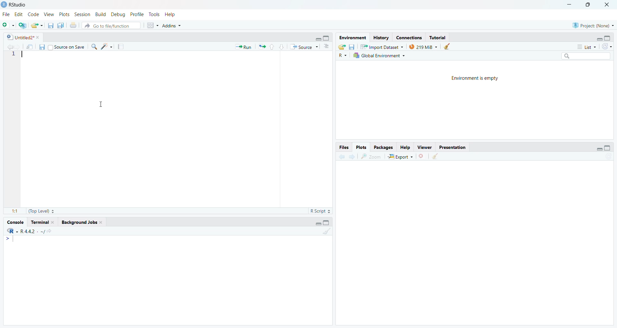  Describe the element at coordinates (342, 47) in the screenshot. I see `Load History from an existing file` at that location.